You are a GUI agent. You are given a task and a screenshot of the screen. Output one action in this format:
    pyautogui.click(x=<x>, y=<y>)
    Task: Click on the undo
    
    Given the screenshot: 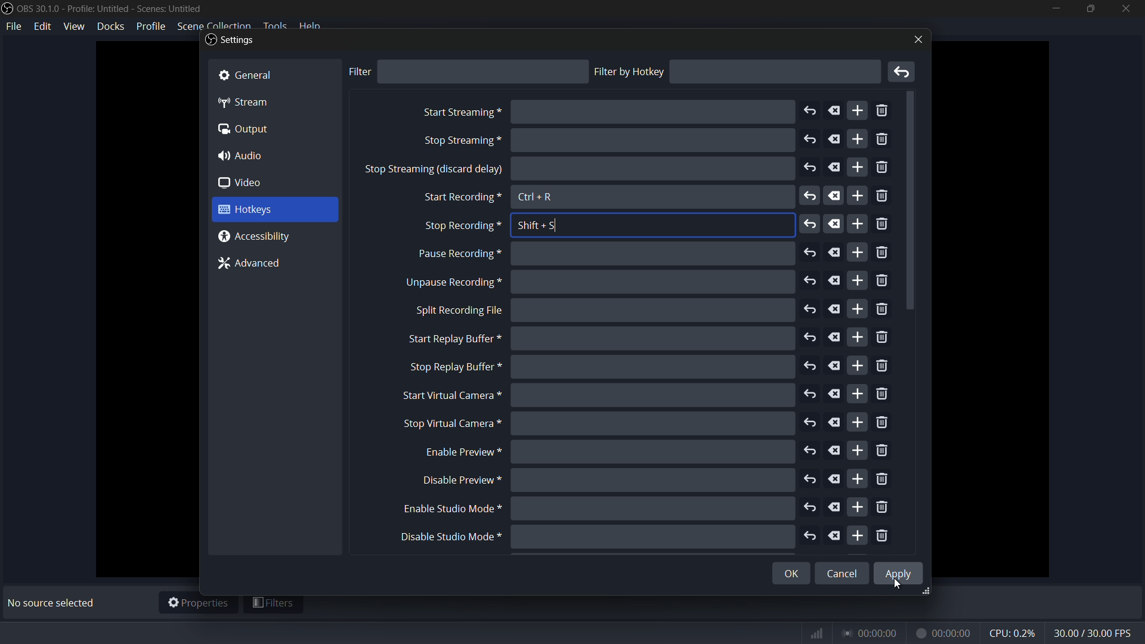 What is the action you would take?
    pyautogui.click(x=810, y=509)
    